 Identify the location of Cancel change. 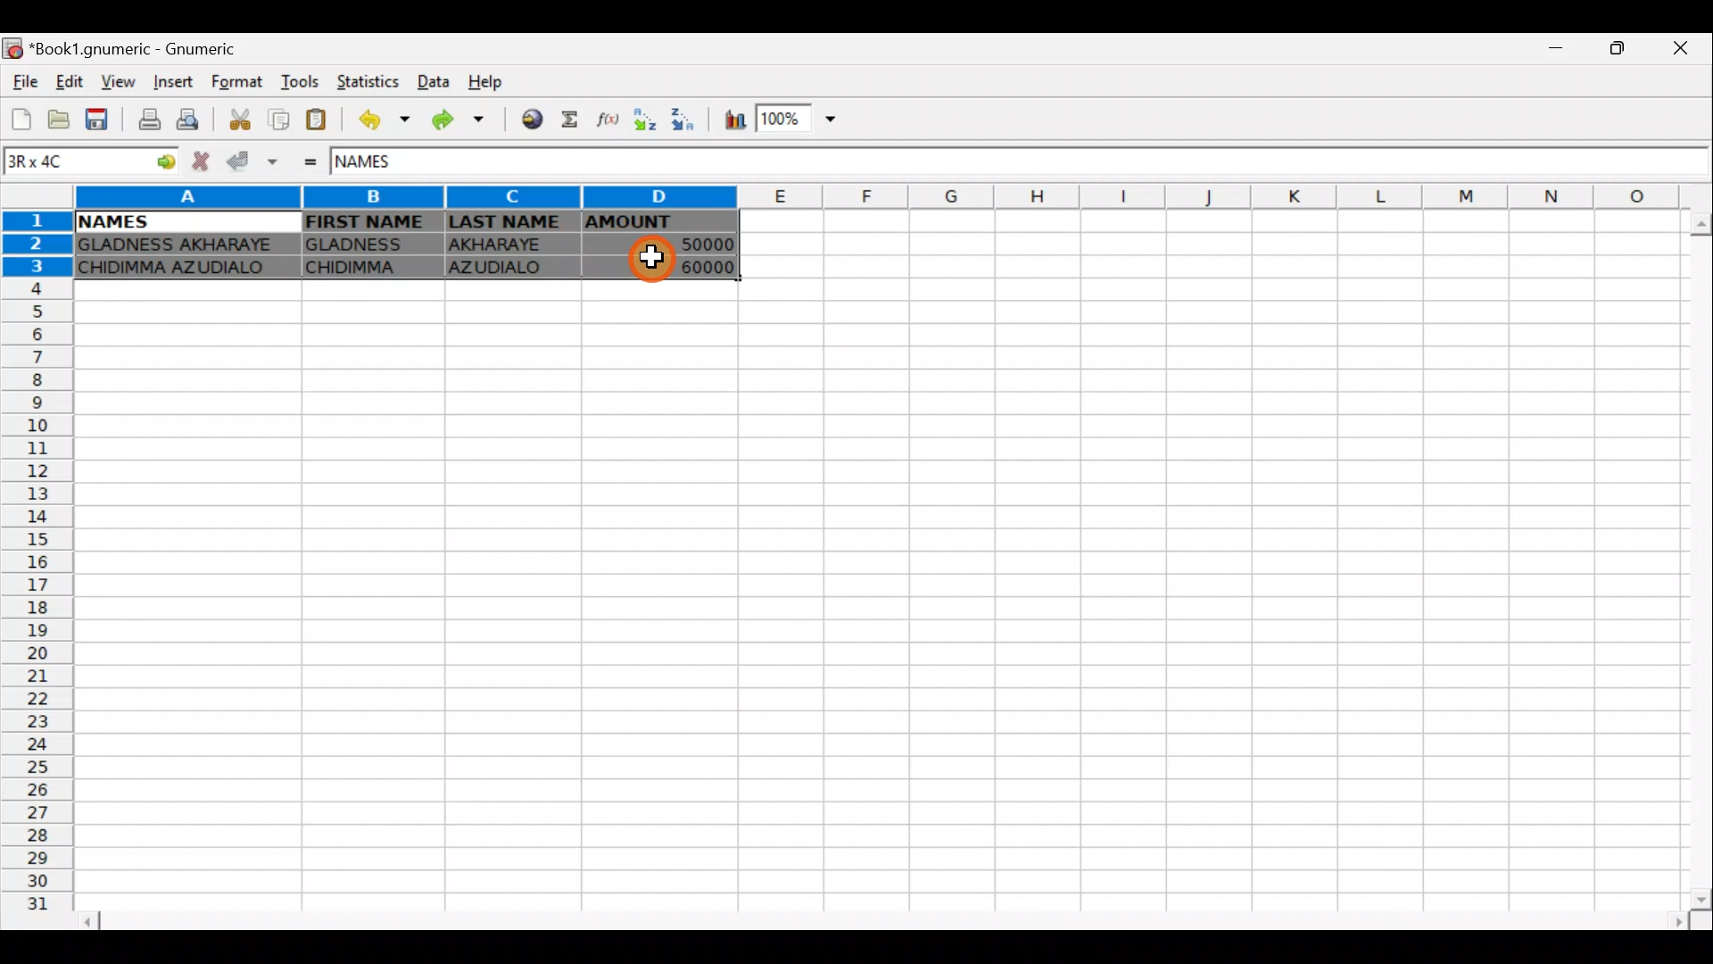
(198, 162).